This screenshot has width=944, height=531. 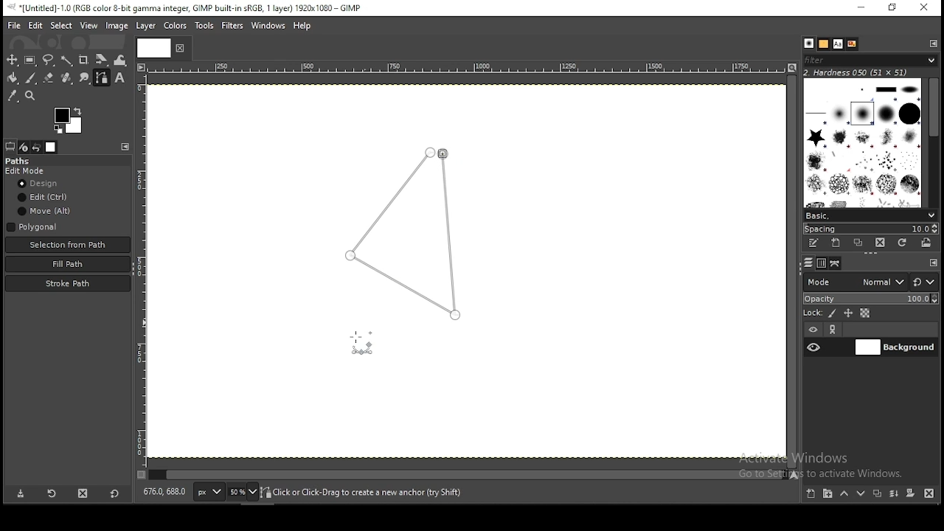 I want to click on save tool preset, so click(x=18, y=494).